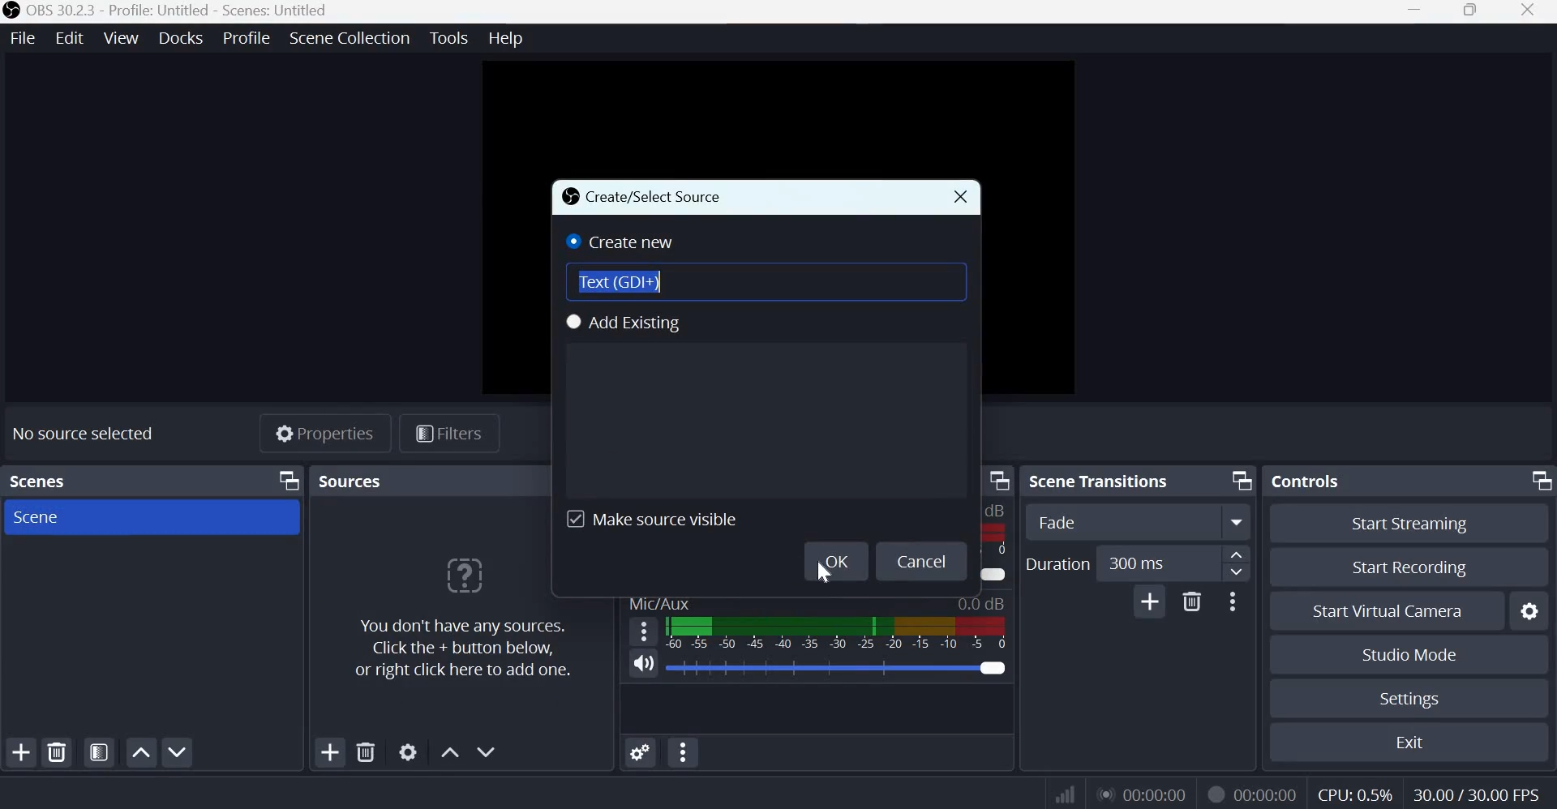 The image size is (1557, 809). I want to click on Move source(s) down, so click(488, 751).